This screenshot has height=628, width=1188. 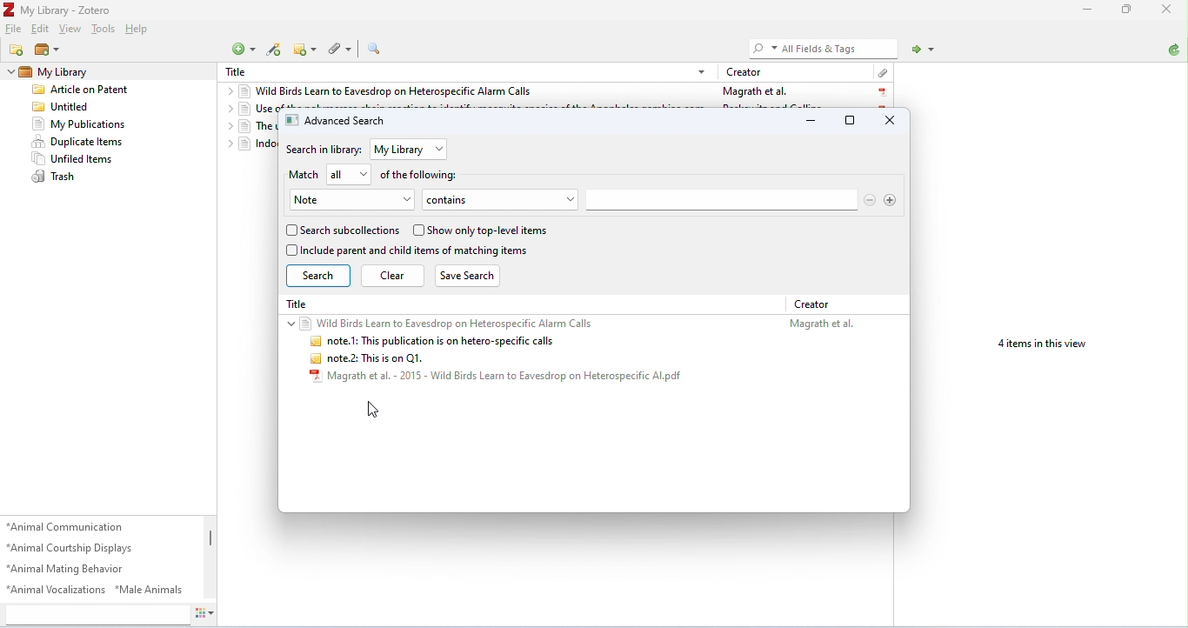 What do you see at coordinates (149, 589) in the screenshot?
I see `male animals` at bounding box center [149, 589].